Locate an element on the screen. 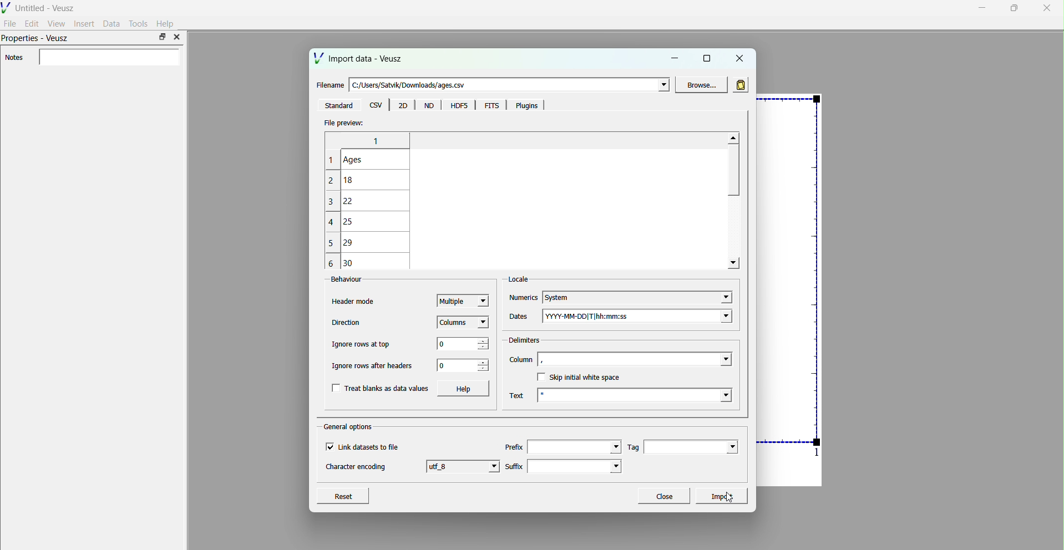  maximise is located at coordinates (162, 37).